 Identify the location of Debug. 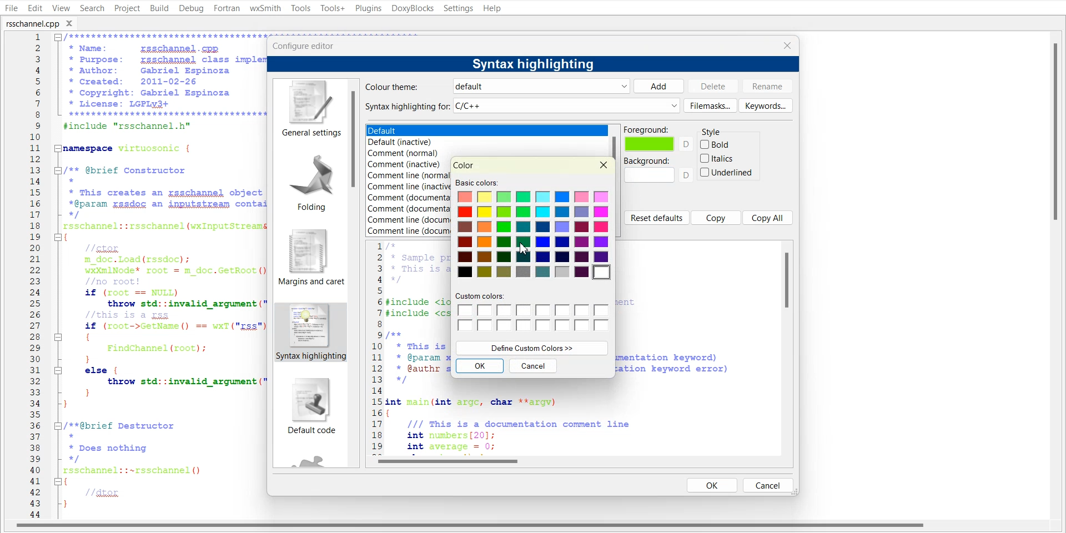
(192, 9).